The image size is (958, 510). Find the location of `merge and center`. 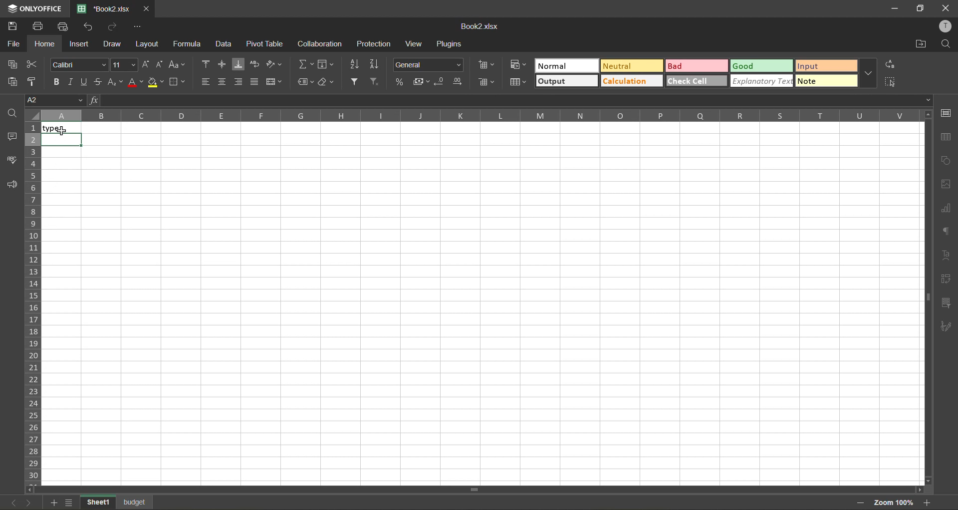

merge and center is located at coordinates (273, 81).